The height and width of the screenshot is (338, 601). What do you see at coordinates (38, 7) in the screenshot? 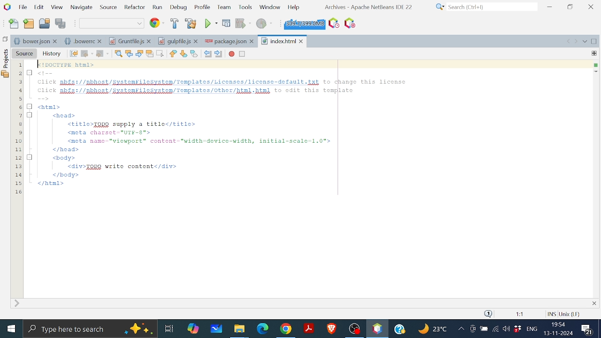
I see `Edit` at bounding box center [38, 7].